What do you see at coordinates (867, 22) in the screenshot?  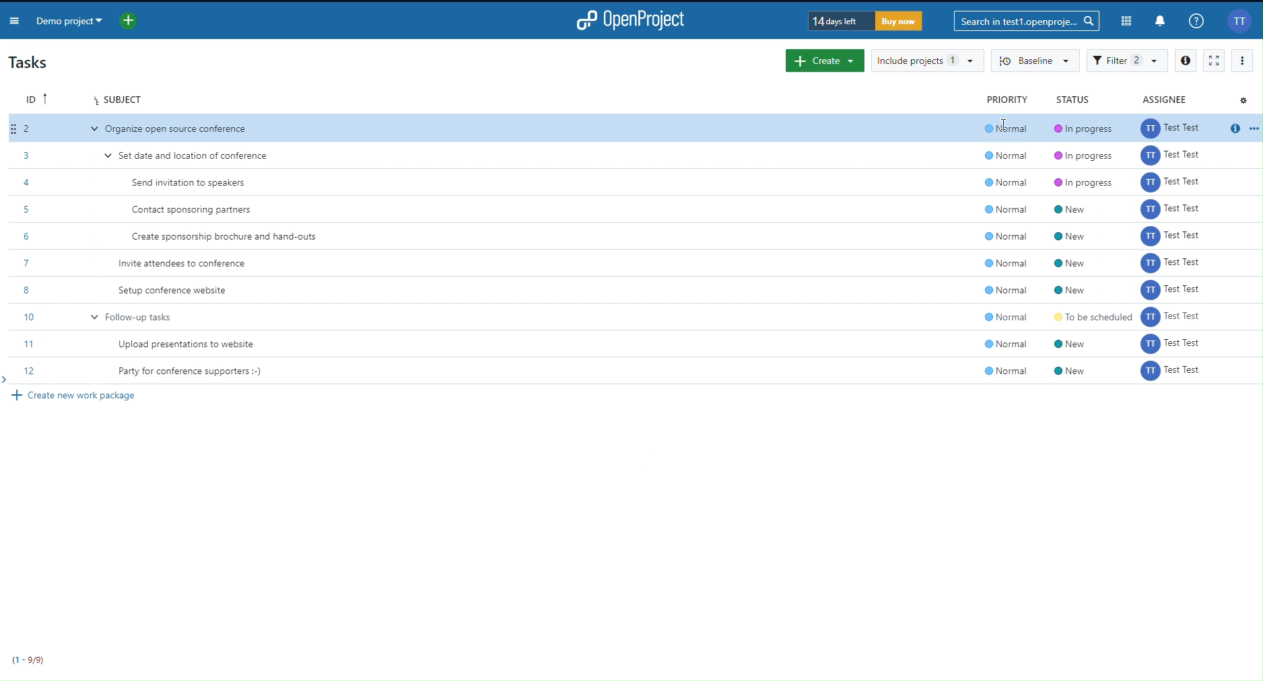 I see `Trial Timer` at bounding box center [867, 22].